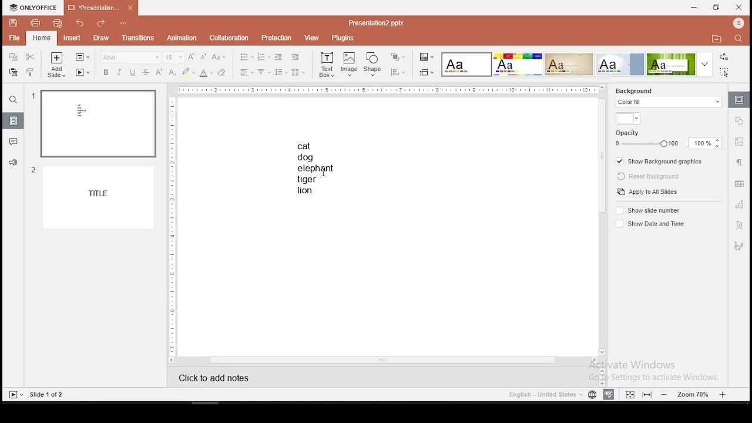  I want to click on numbering, so click(264, 57).